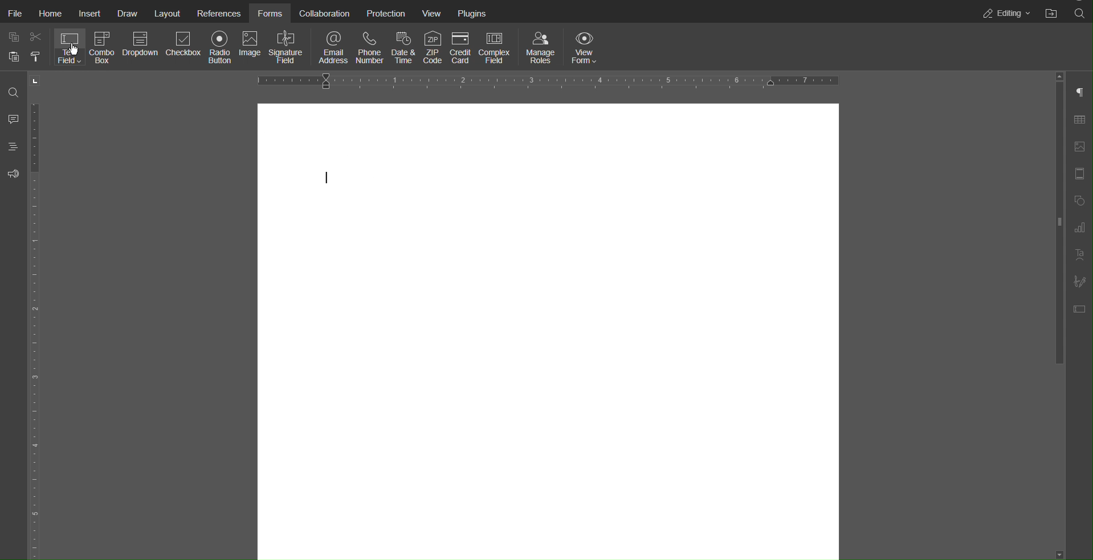  I want to click on File, so click(14, 14).